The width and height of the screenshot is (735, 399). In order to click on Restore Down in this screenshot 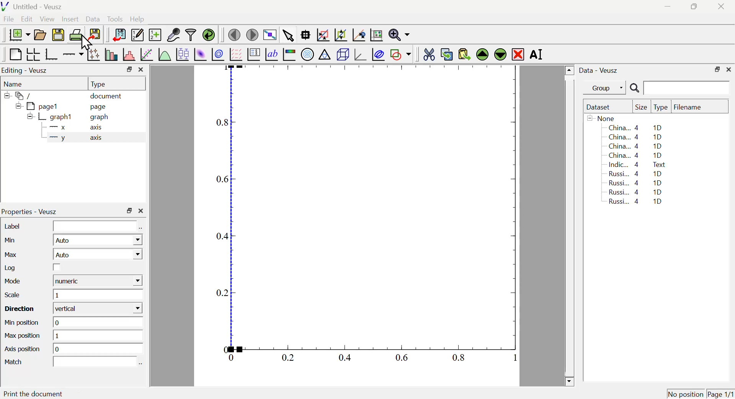, I will do `click(717, 70)`.